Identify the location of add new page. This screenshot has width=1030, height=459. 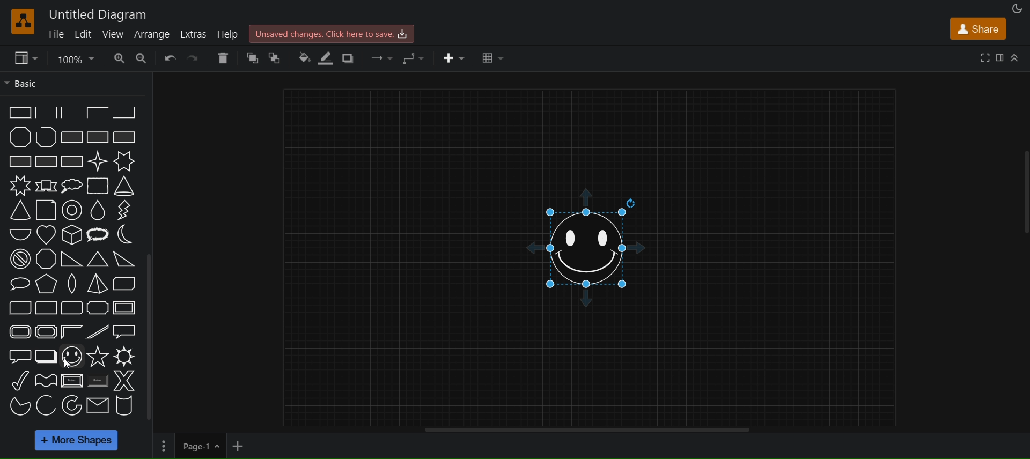
(239, 446).